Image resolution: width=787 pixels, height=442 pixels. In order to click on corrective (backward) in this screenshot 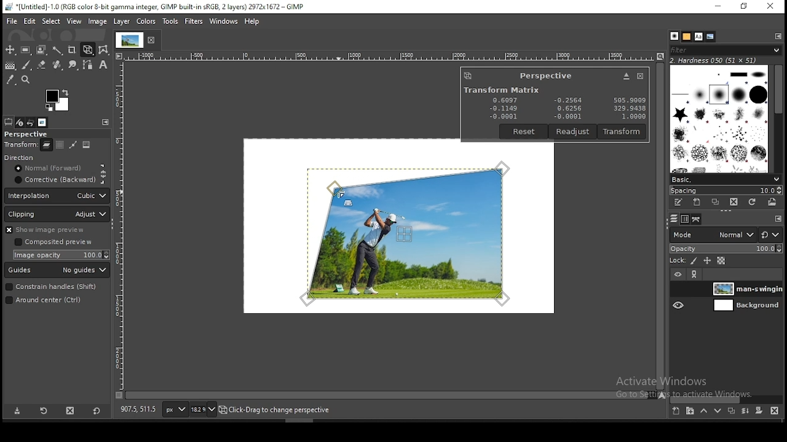, I will do `click(53, 181)`.